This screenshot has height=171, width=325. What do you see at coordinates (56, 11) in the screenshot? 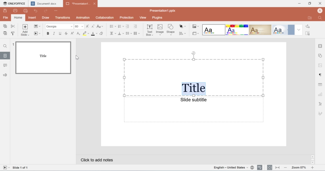
I see `Menu` at bounding box center [56, 11].